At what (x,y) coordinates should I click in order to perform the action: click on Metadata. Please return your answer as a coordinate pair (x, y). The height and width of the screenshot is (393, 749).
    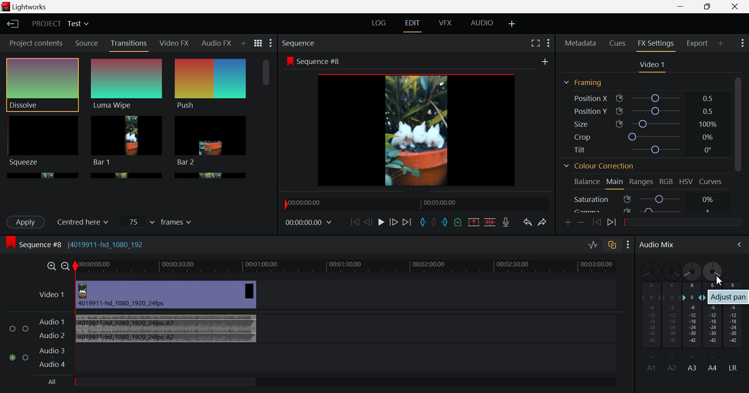
    Looking at the image, I should click on (580, 43).